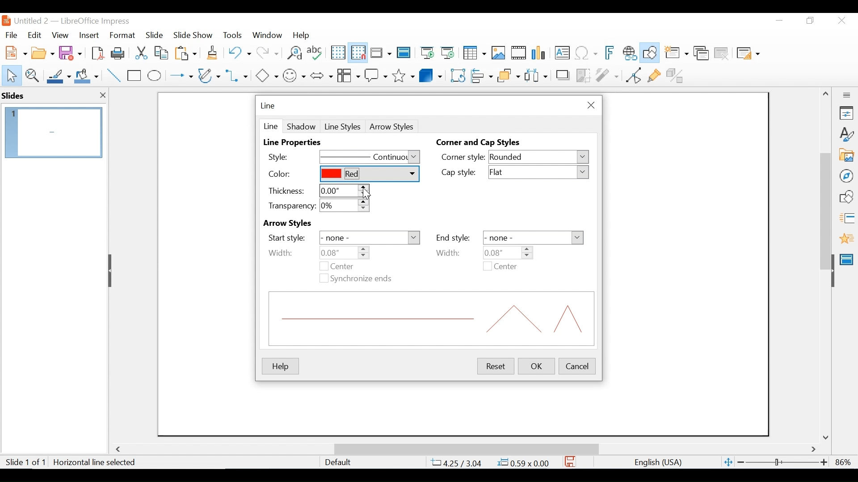 The width and height of the screenshot is (858, 482). Describe the element at coordinates (536, 75) in the screenshot. I see `Select atleast three images to Distribute` at that location.